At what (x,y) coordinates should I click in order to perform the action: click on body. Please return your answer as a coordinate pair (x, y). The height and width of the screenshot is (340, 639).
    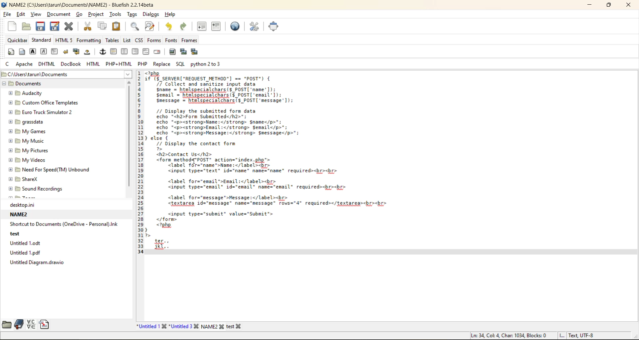
    Looking at the image, I should click on (22, 52).